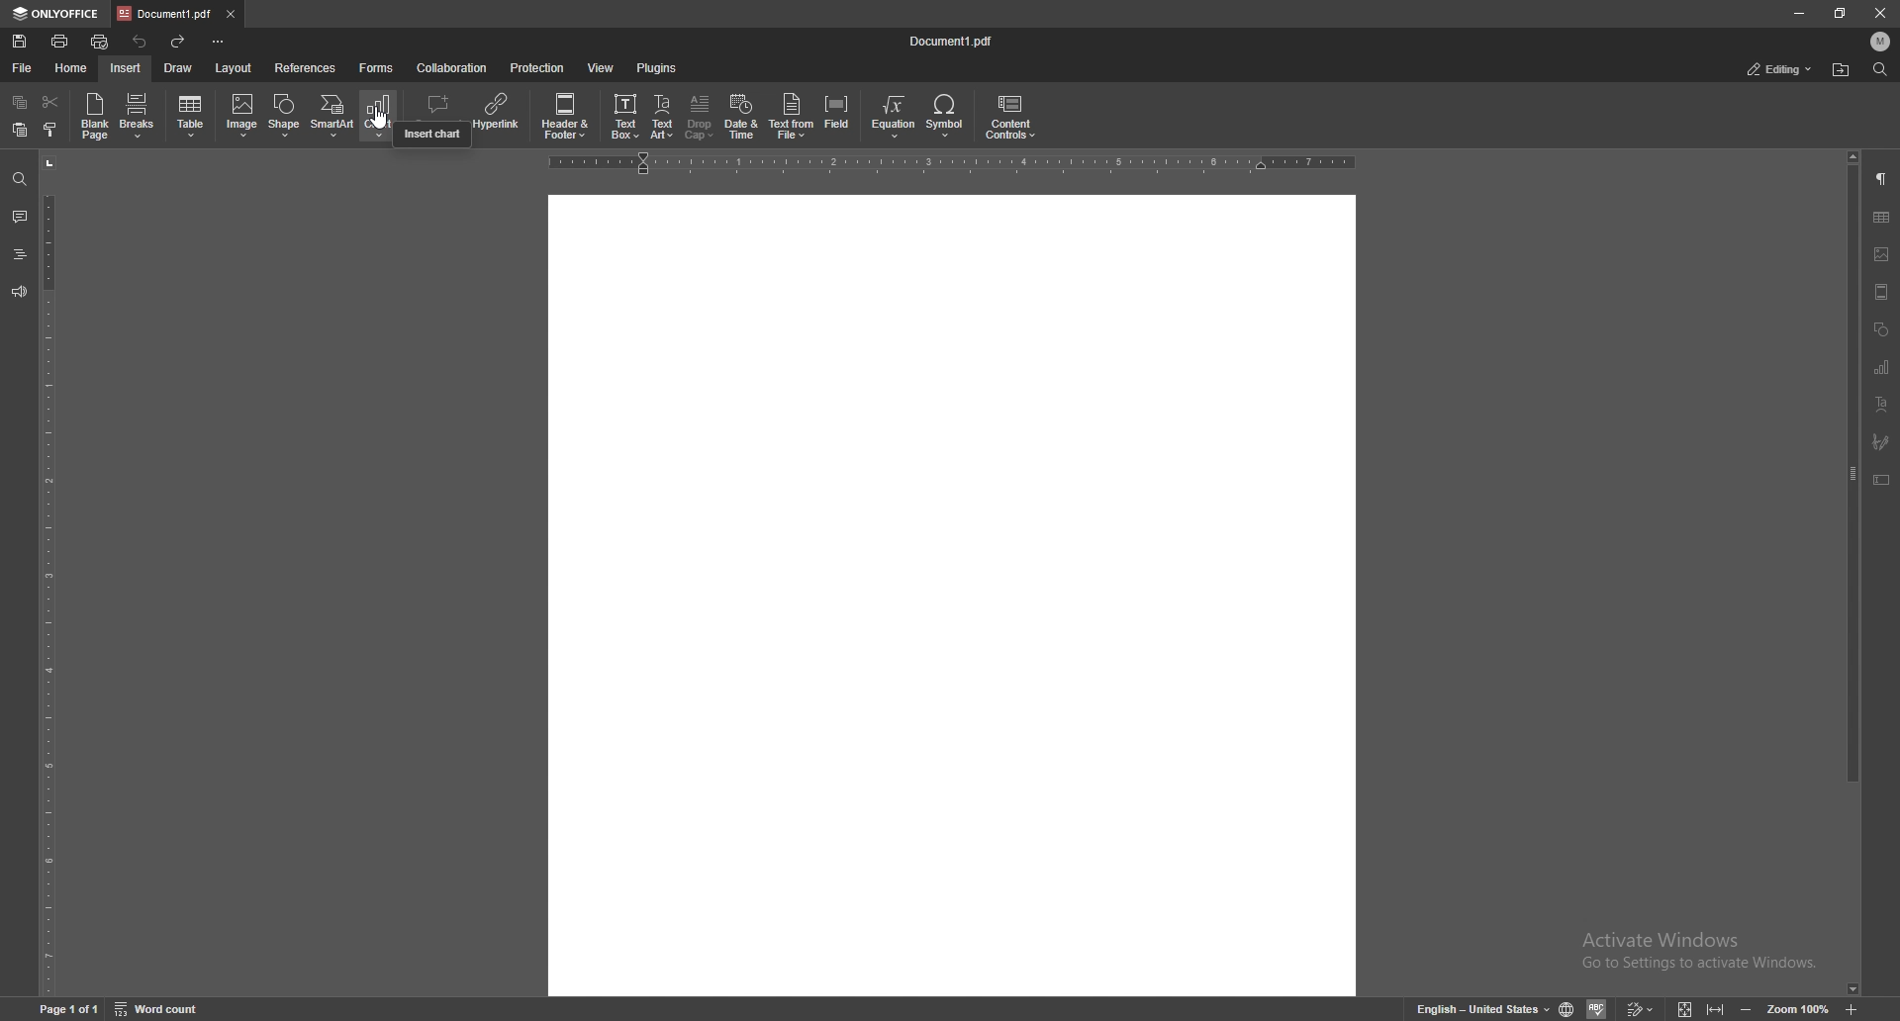 This screenshot has width=1900, height=1021. Describe the element at coordinates (233, 67) in the screenshot. I see `layout` at that location.